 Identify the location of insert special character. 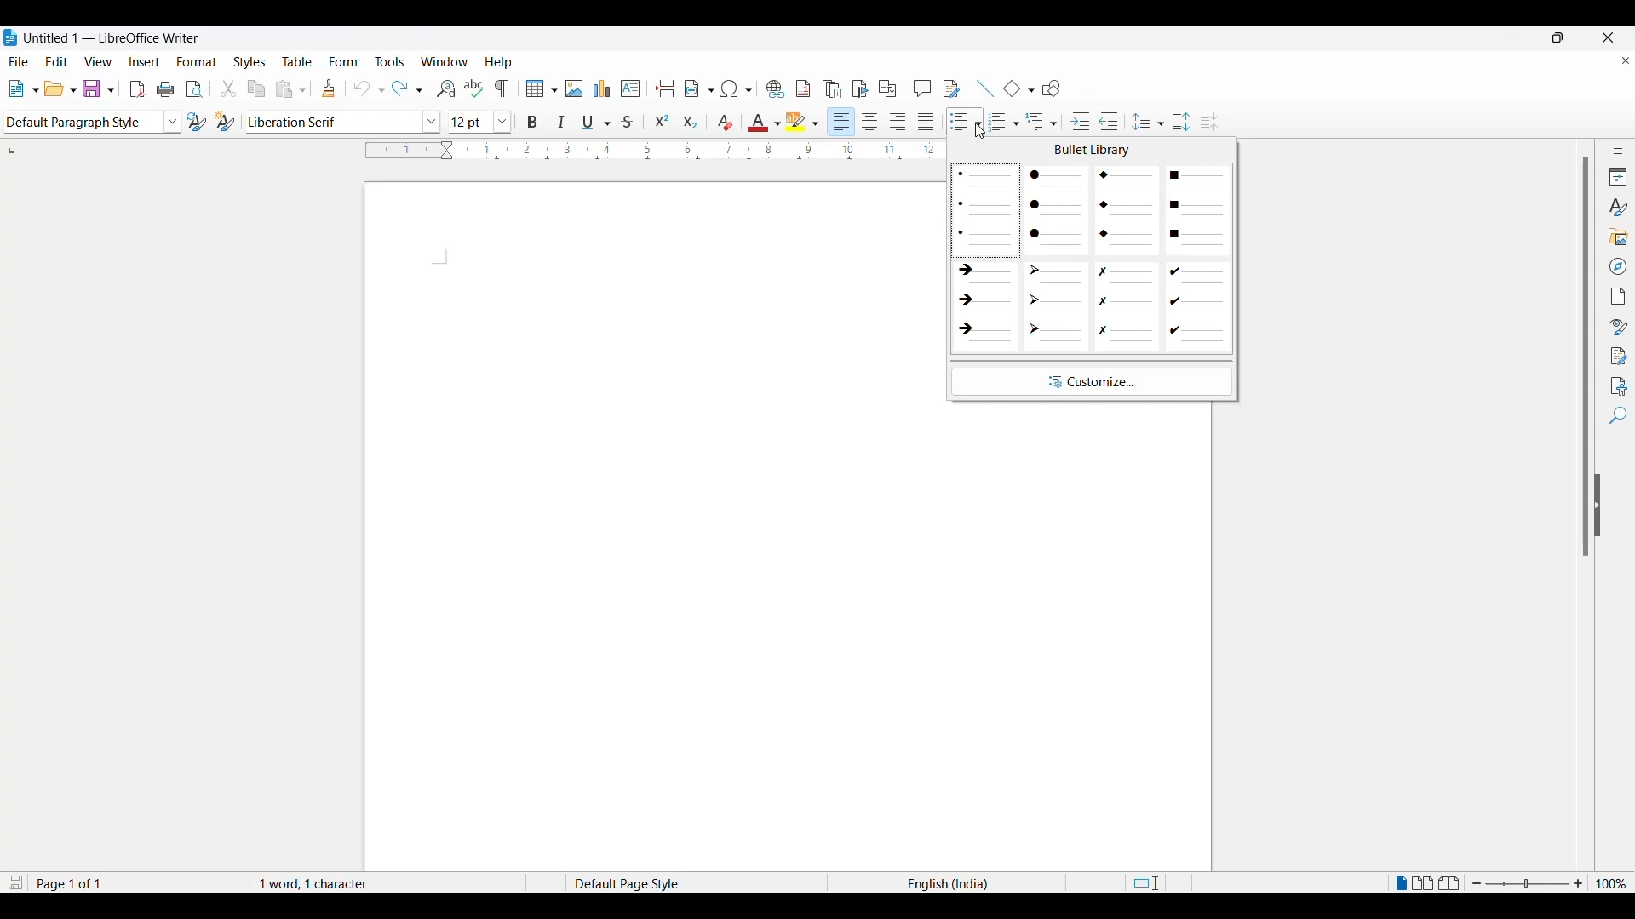
(737, 88).